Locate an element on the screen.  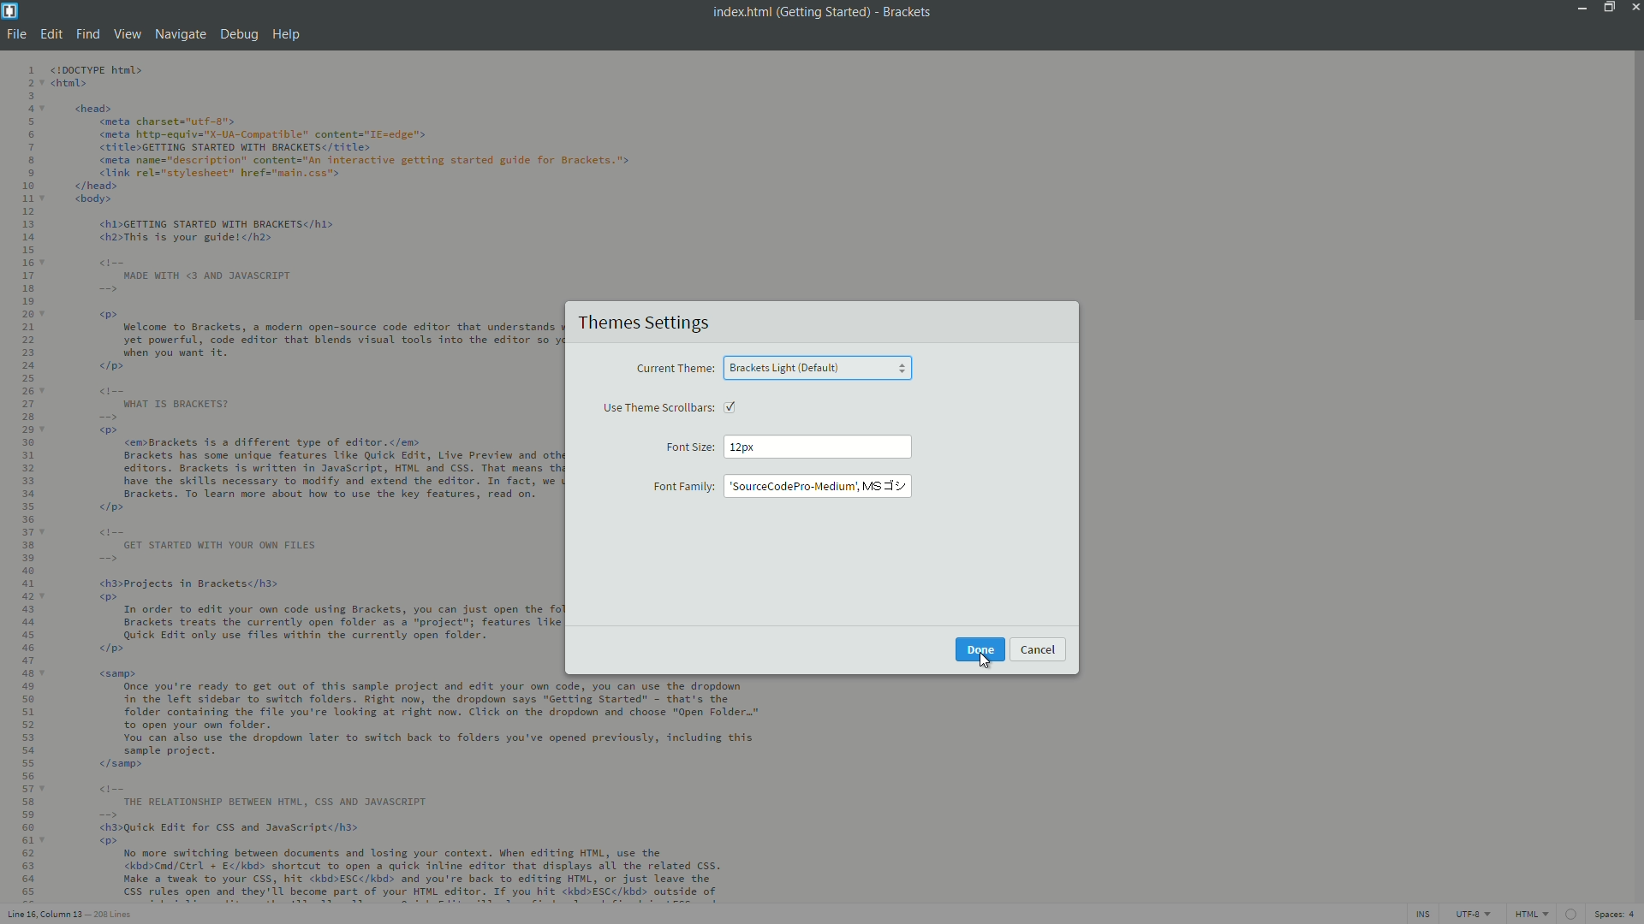
view menu is located at coordinates (128, 35).